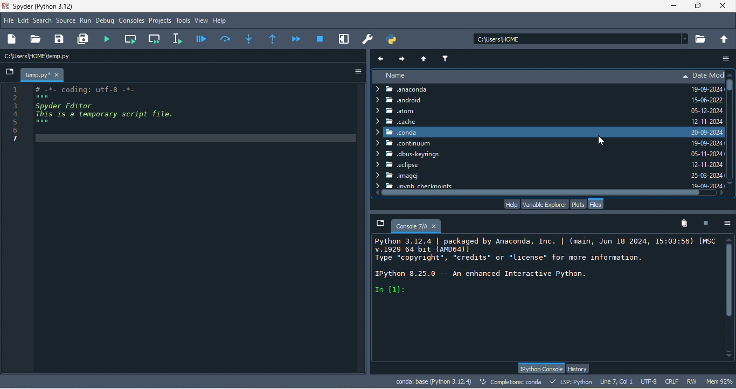 The width and height of the screenshot is (736, 389). I want to click on scroll up, so click(731, 73).